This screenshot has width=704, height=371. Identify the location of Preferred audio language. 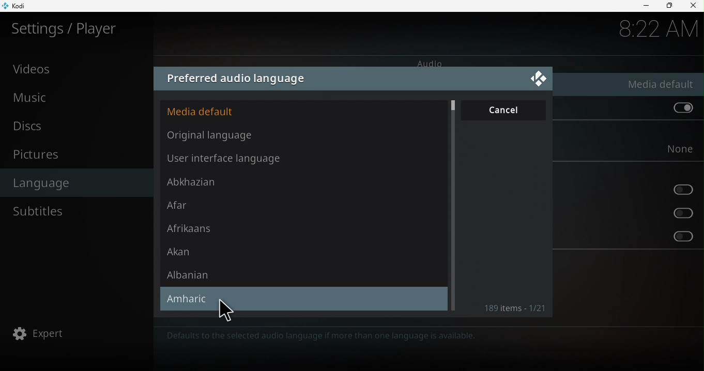
(635, 85).